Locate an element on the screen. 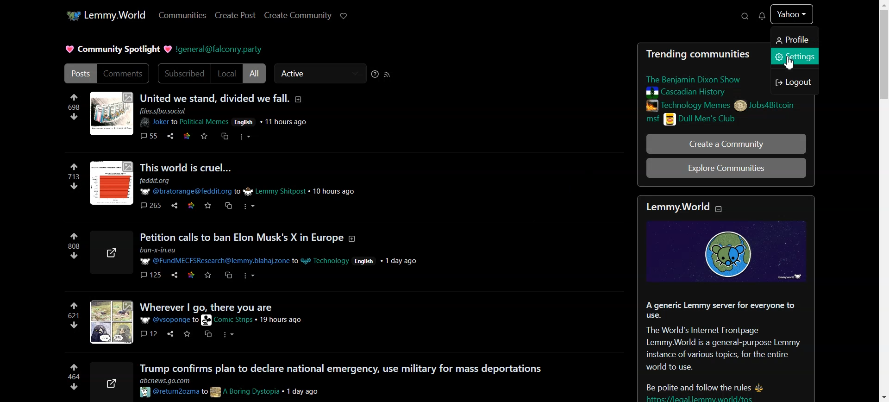 This screenshot has height=402, width=889. options is located at coordinates (232, 335).